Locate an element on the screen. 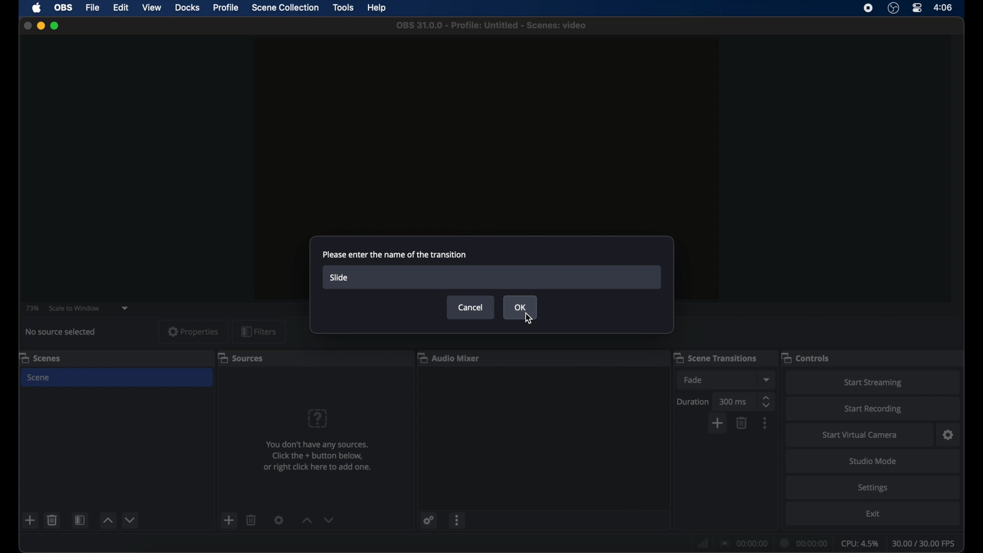 The image size is (983, 553). control center is located at coordinates (917, 8).